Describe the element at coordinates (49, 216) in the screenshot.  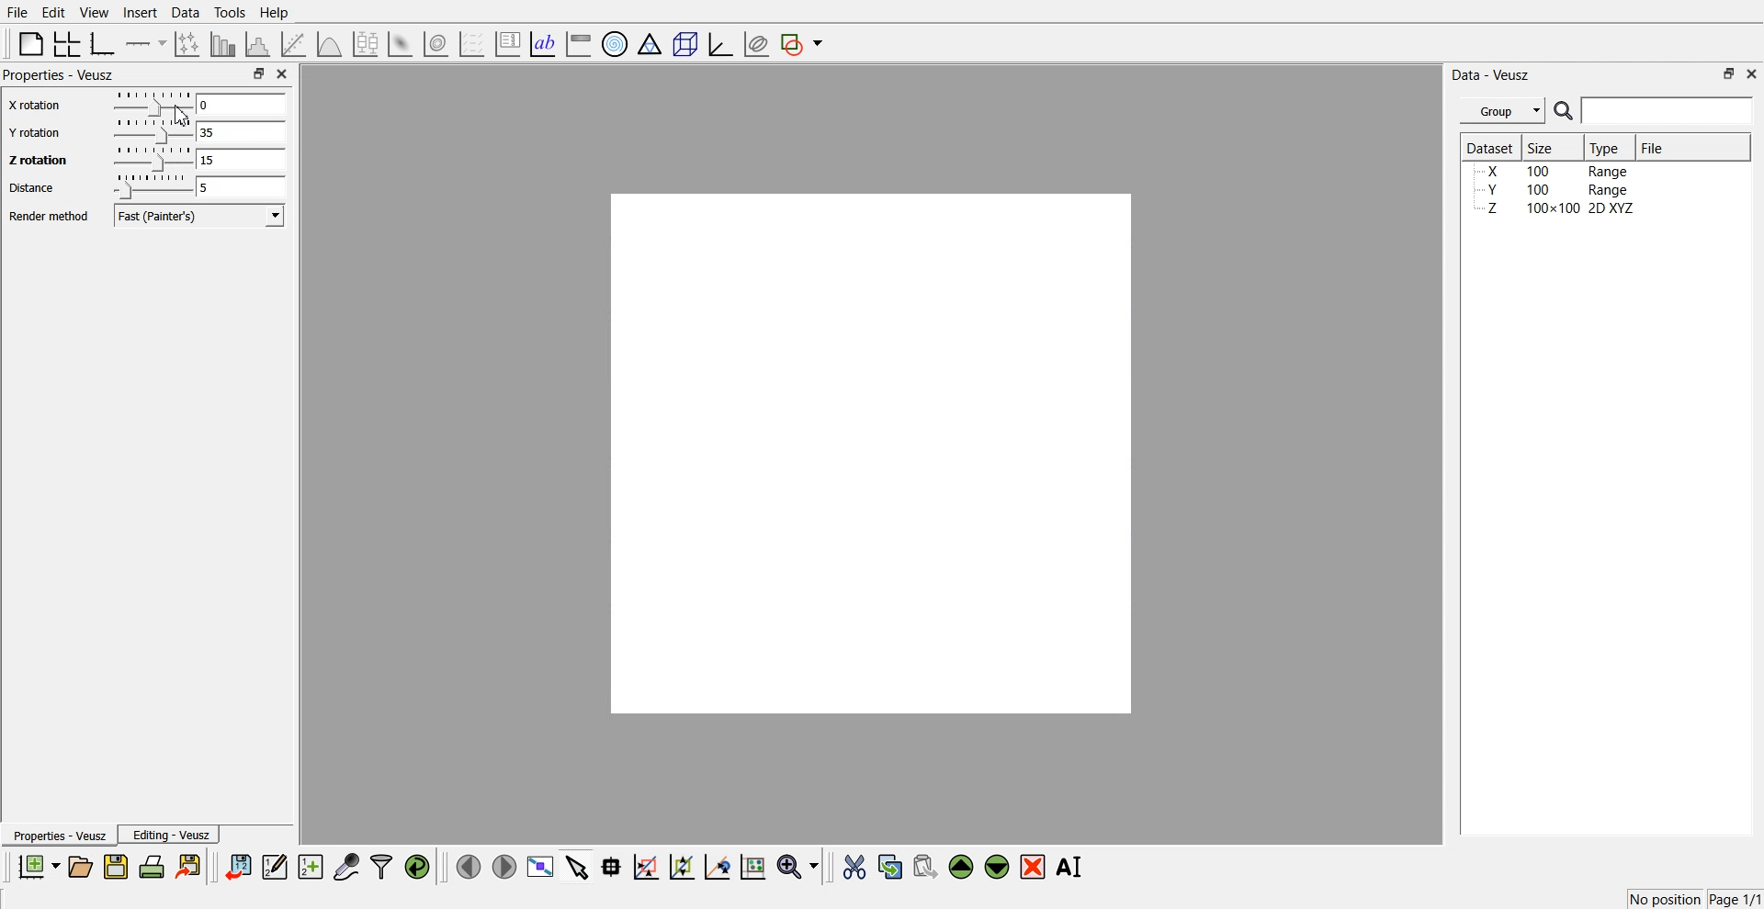
I see `Render method` at that location.